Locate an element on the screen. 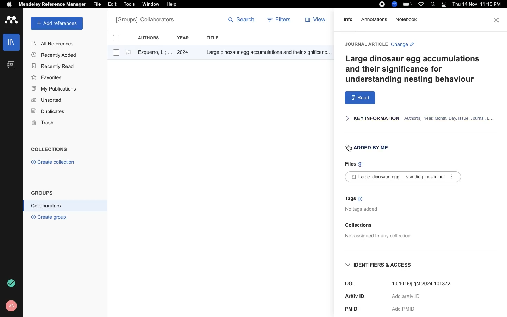 The width and height of the screenshot is (507, 317). Collaborators is located at coordinates (46, 206).